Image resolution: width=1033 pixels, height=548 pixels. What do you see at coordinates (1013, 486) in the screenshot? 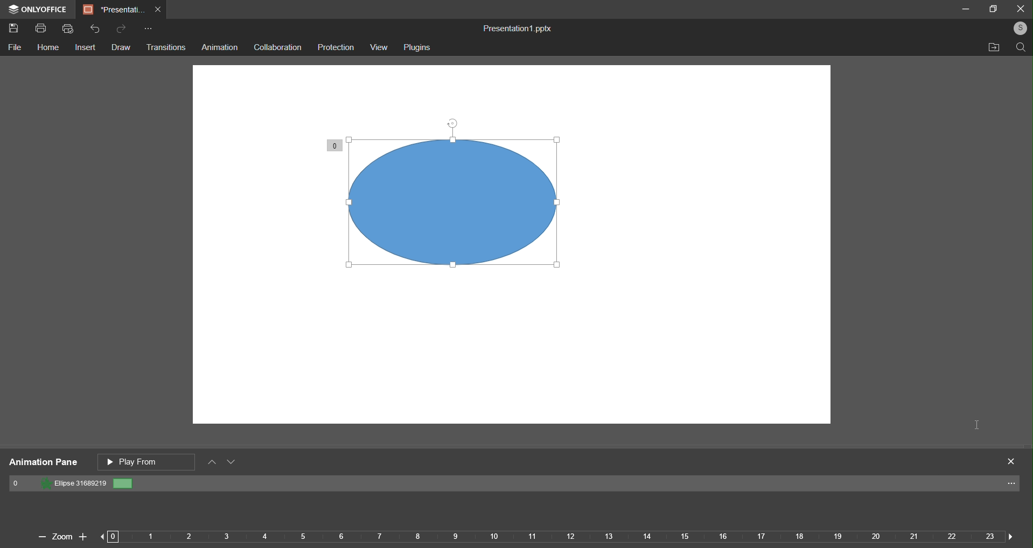
I see `More` at bounding box center [1013, 486].